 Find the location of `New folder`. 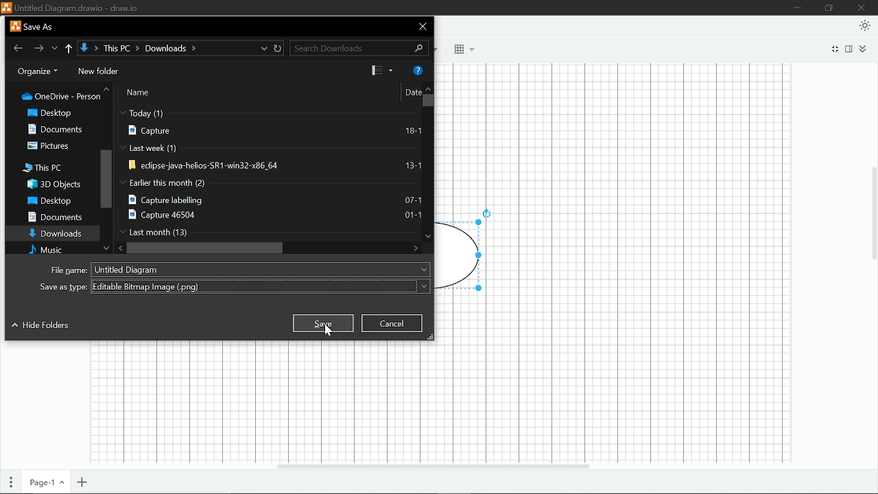

New folder is located at coordinates (98, 71).